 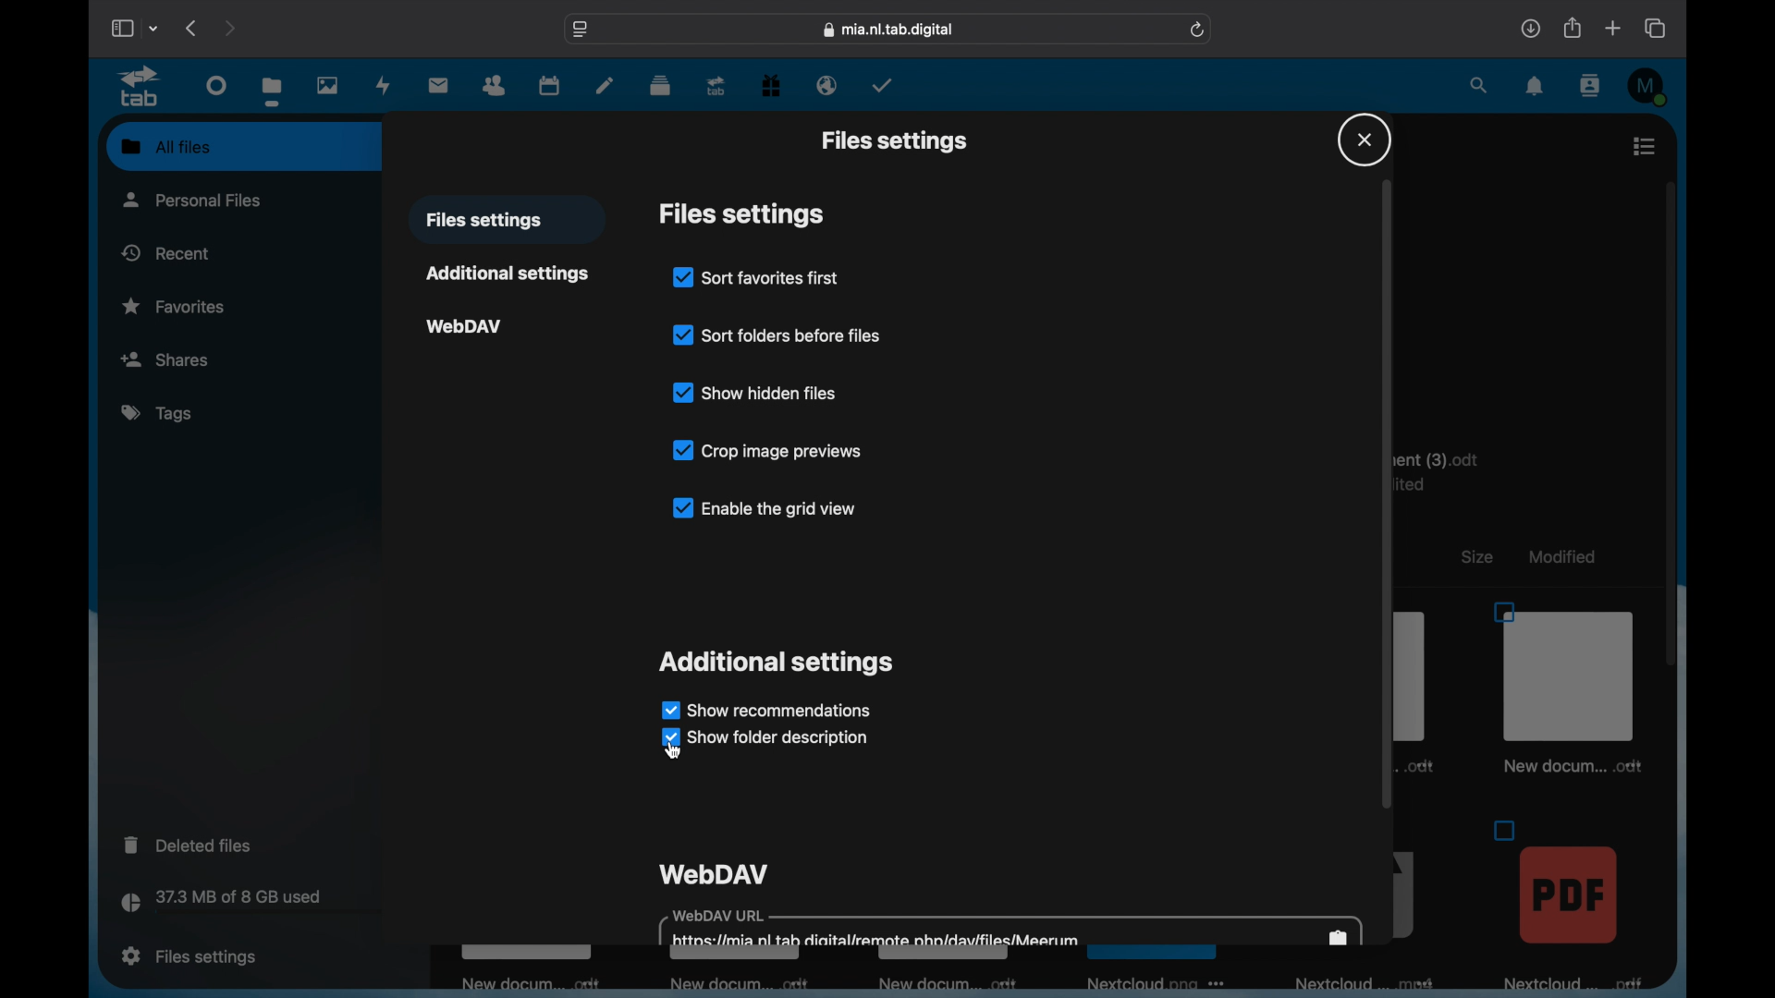 I want to click on new document, so click(x=943, y=981).